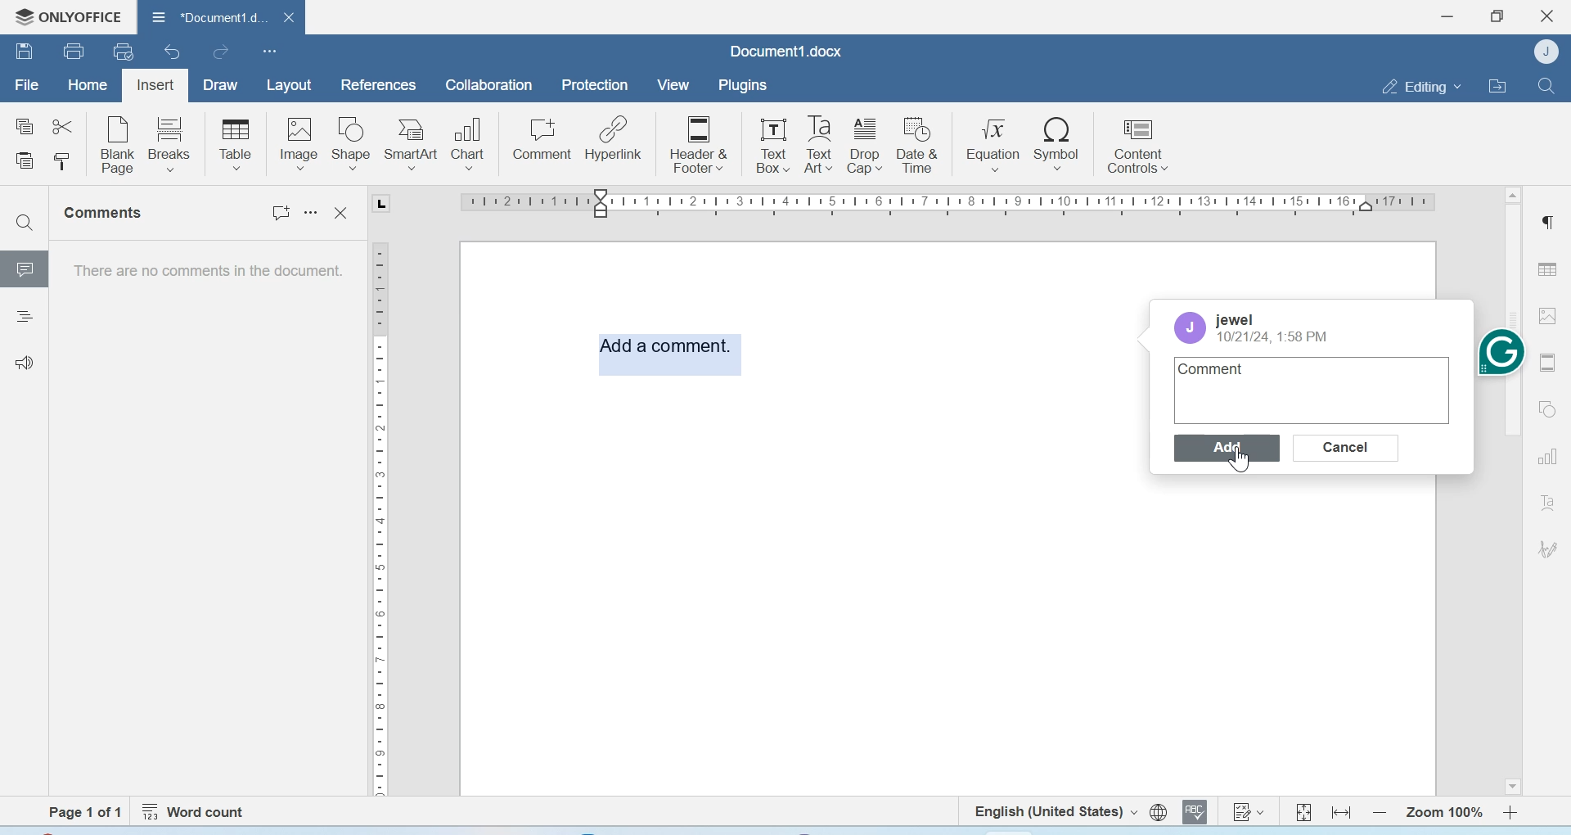 Image resolution: width=1571 pixels, height=835 pixels. I want to click on File, so click(26, 85).